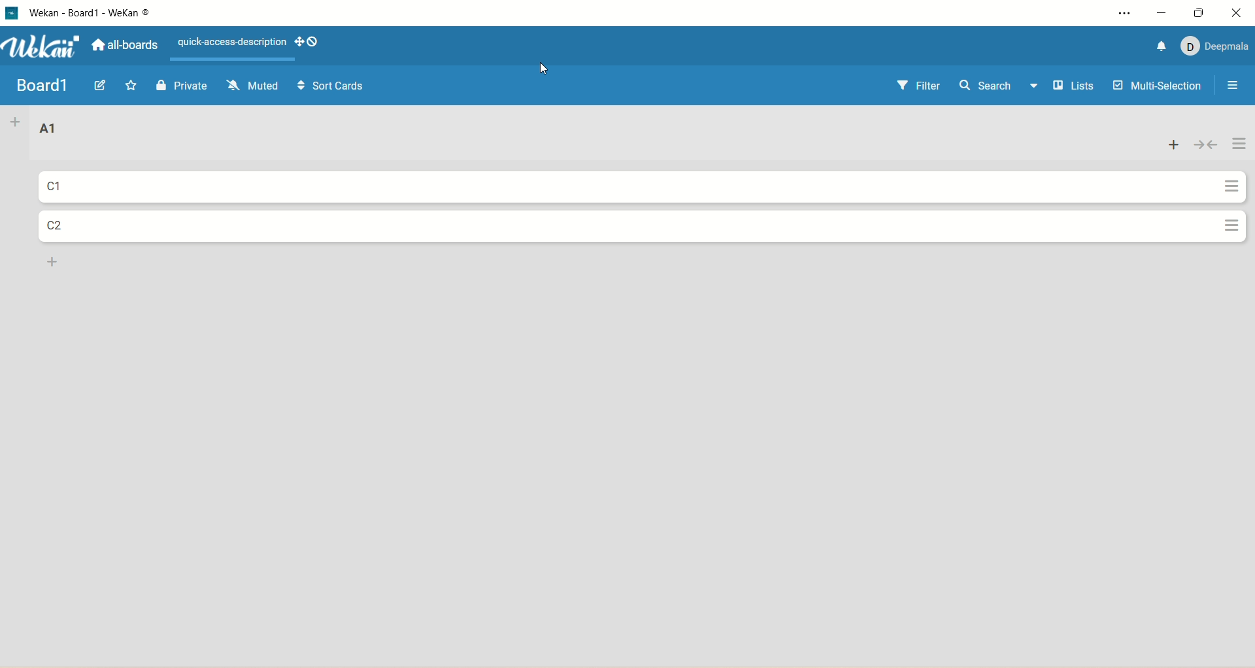 Image resolution: width=1255 pixels, height=668 pixels. What do you see at coordinates (1122, 15) in the screenshot?
I see `settings and more` at bounding box center [1122, 15].